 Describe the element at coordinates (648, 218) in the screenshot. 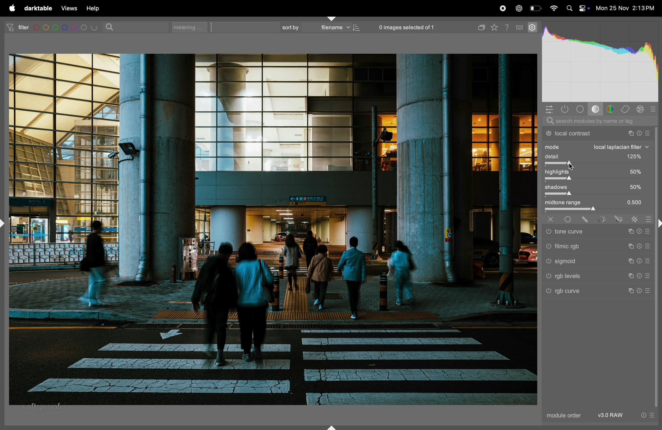

I see `blending options` at that location.